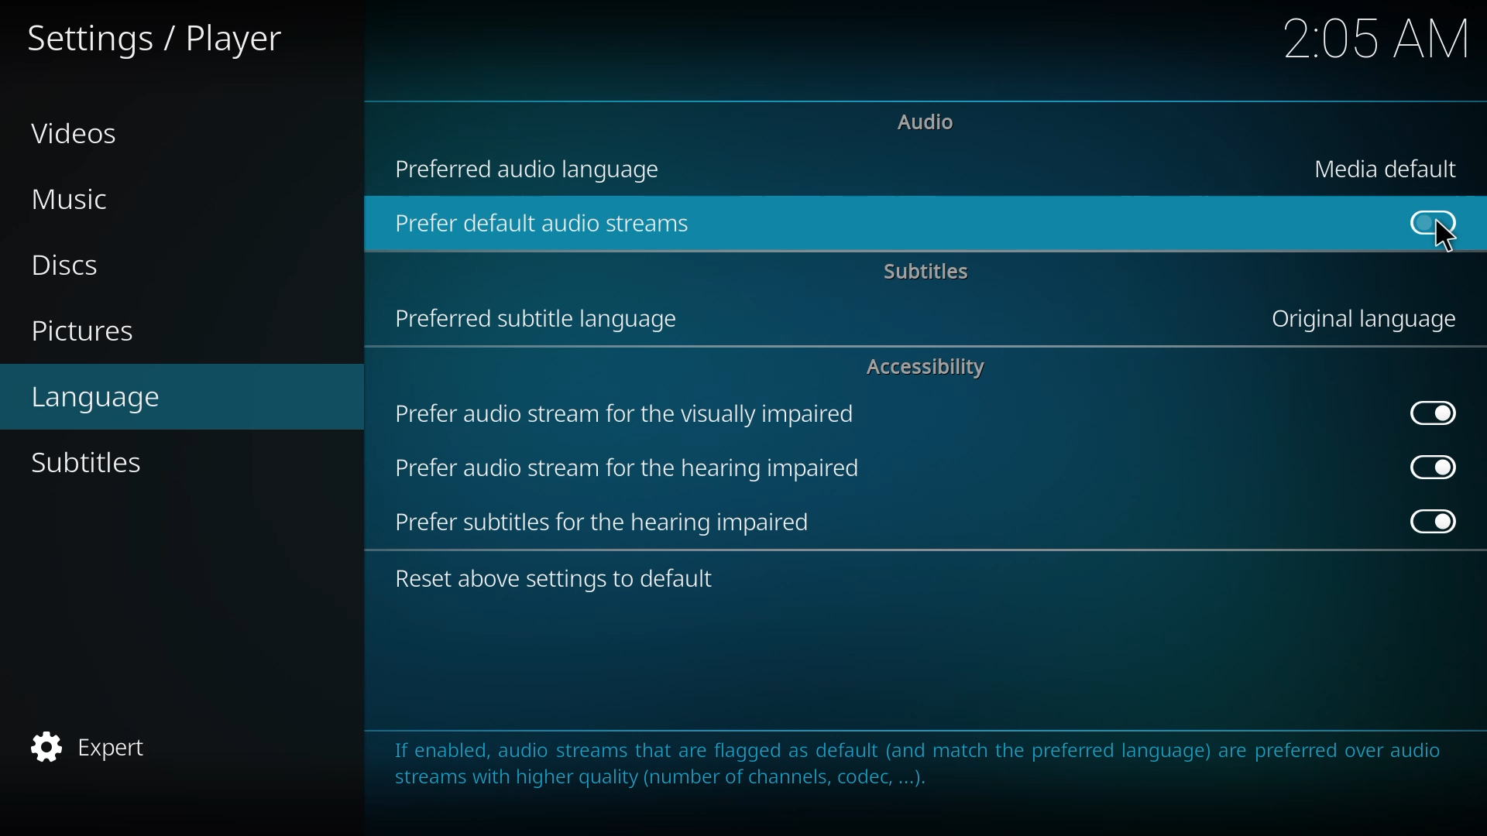  Describe the element at coordinates (1434, 411) in the screenshot. I see `disabled` at that location.